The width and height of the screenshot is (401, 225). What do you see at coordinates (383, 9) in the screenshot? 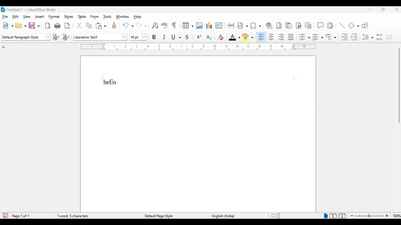
I see `maximize` at bounding box center [383, 9].